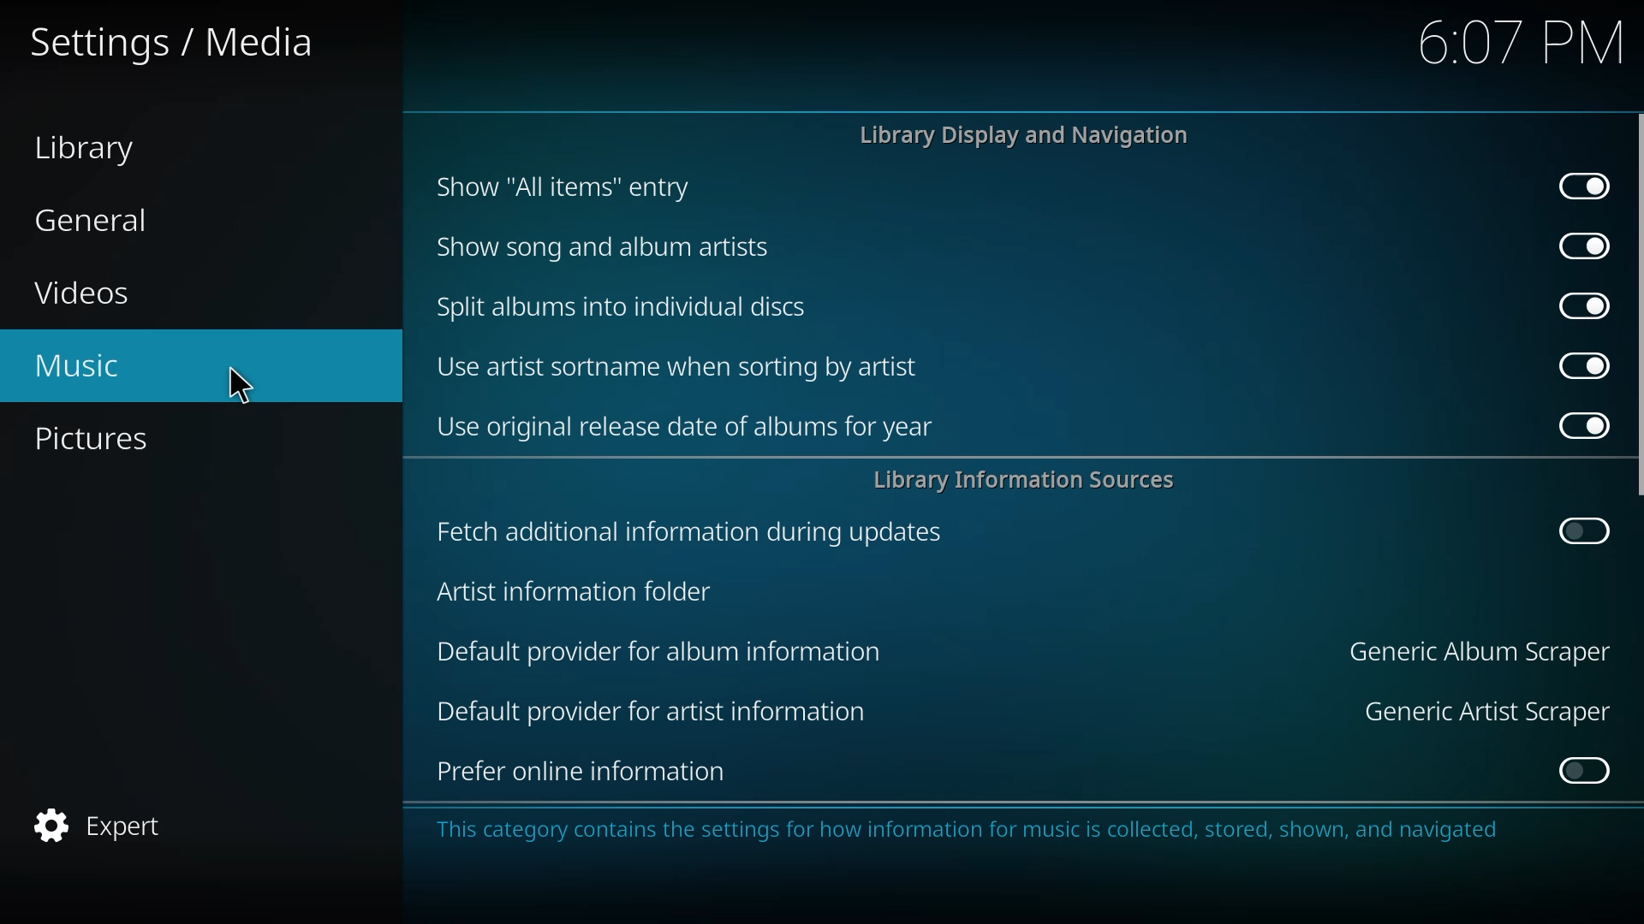 Image resolution: width=1644 pixels, height=924 pixels. I want to click on videos, so click(82, 290).